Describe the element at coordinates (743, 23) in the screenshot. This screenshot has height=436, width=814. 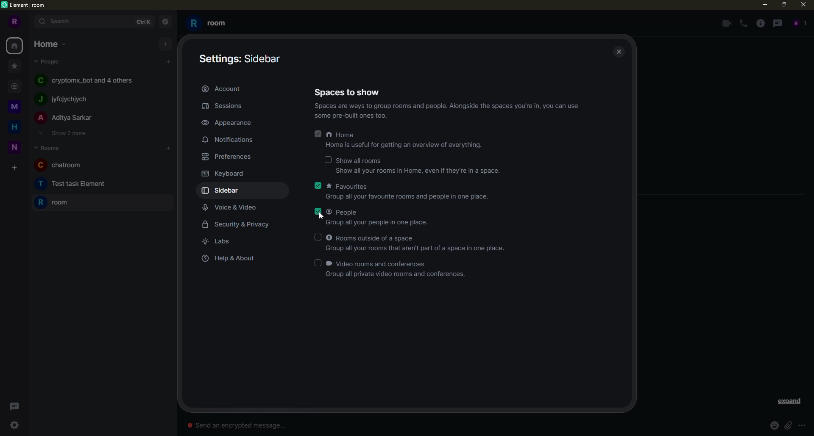
I see `voice call` at that location.